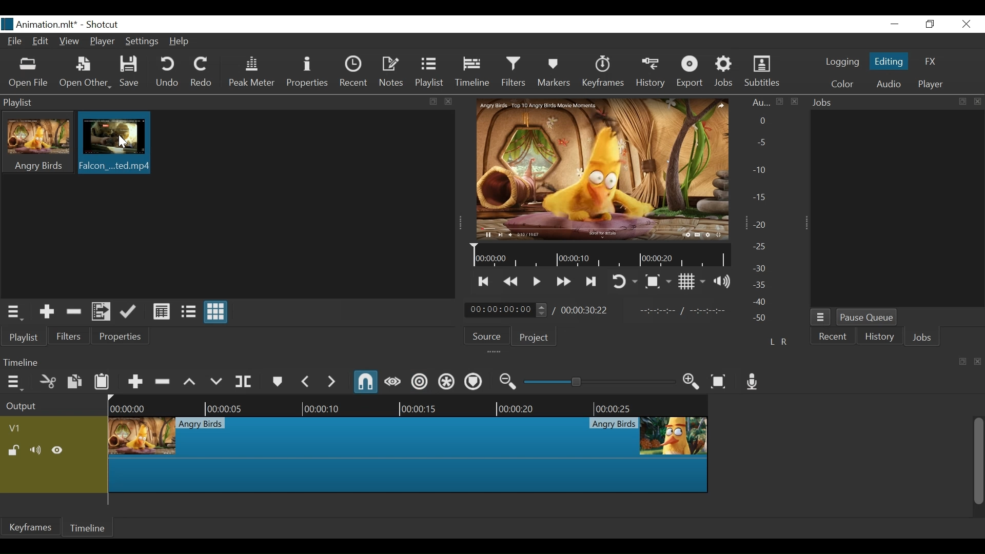  I want to click on L R, so click(778, 341).